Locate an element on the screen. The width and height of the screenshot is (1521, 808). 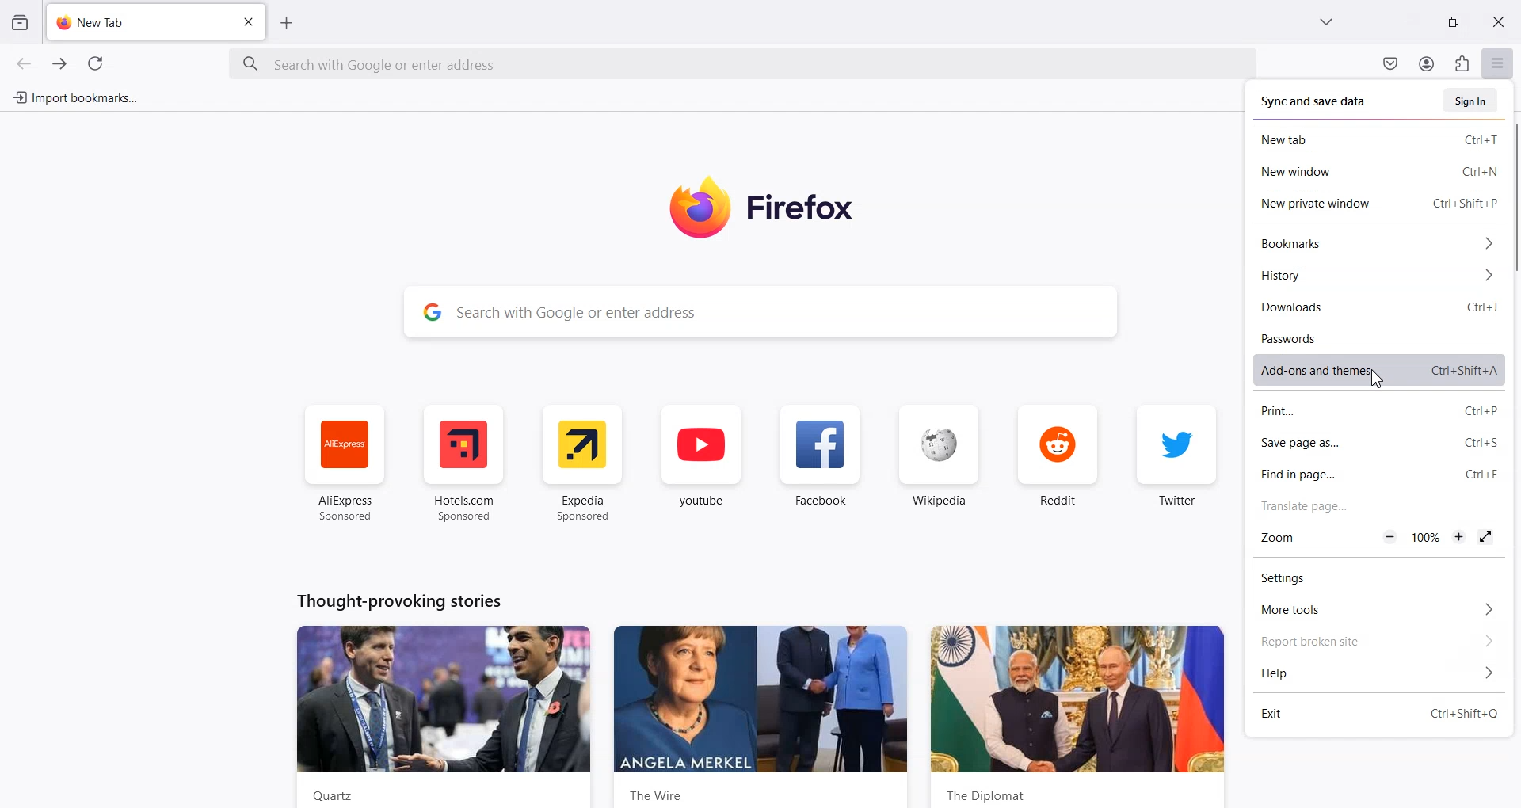
News is located at coordinates (433, 715).